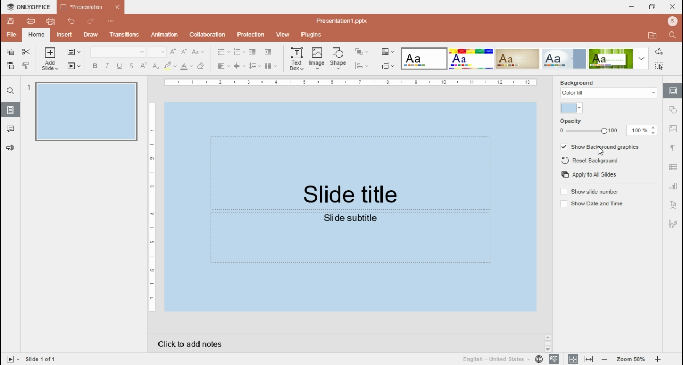 This screenshot has height=365, width=683. Describe the element at coordinates (607, 127) in the screenshot. I see `opacity settings` at that location.